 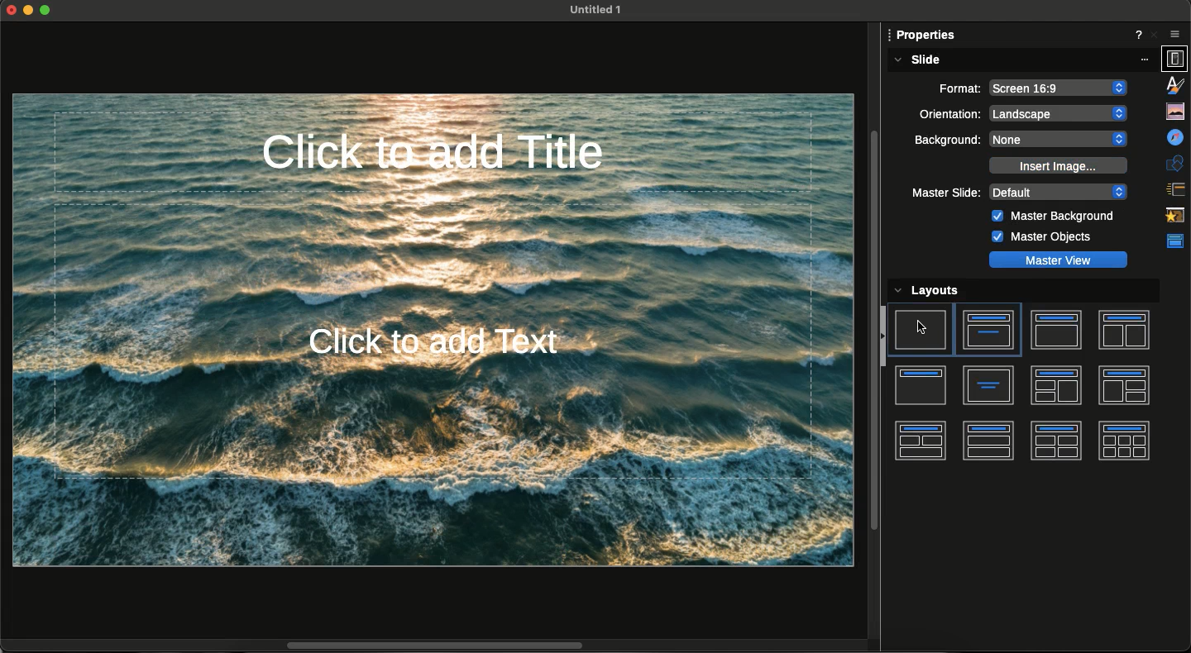 What do you see at coordinates (1055, 441) in the screenshot?
I see `Title and four boxes` at bounding box center [1055, 441].